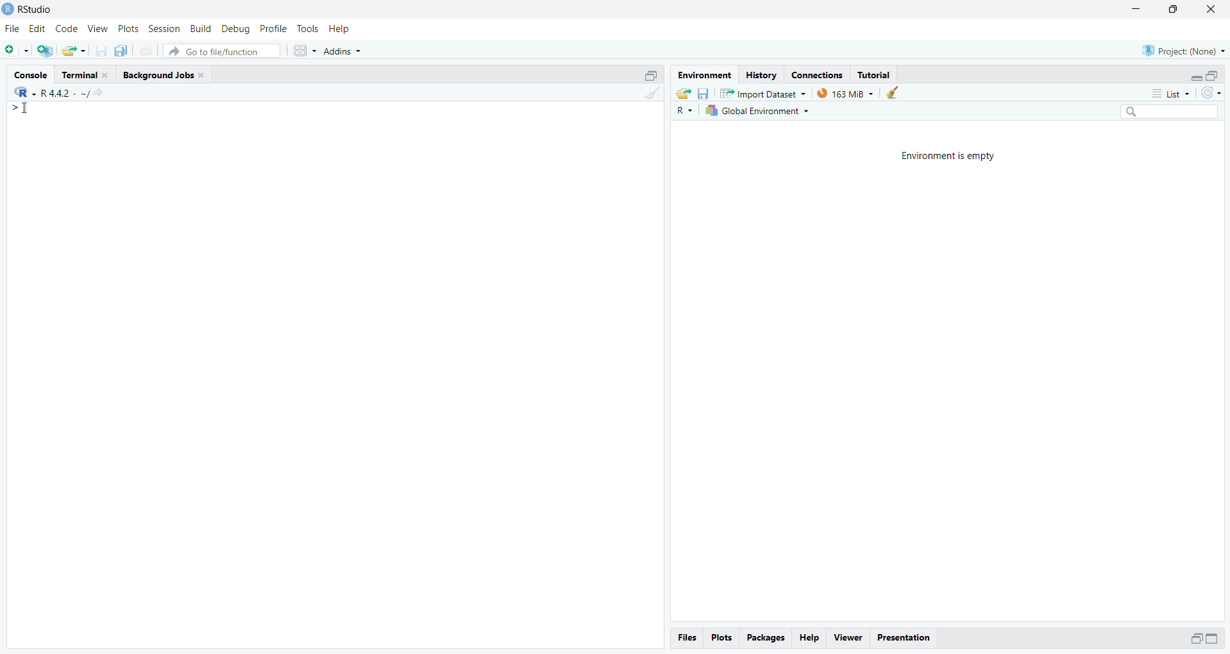 The image size is (1230, 654). Describe the element at coordinates (949, 156) in the screenshot. I see `Environment is empty` at that location.